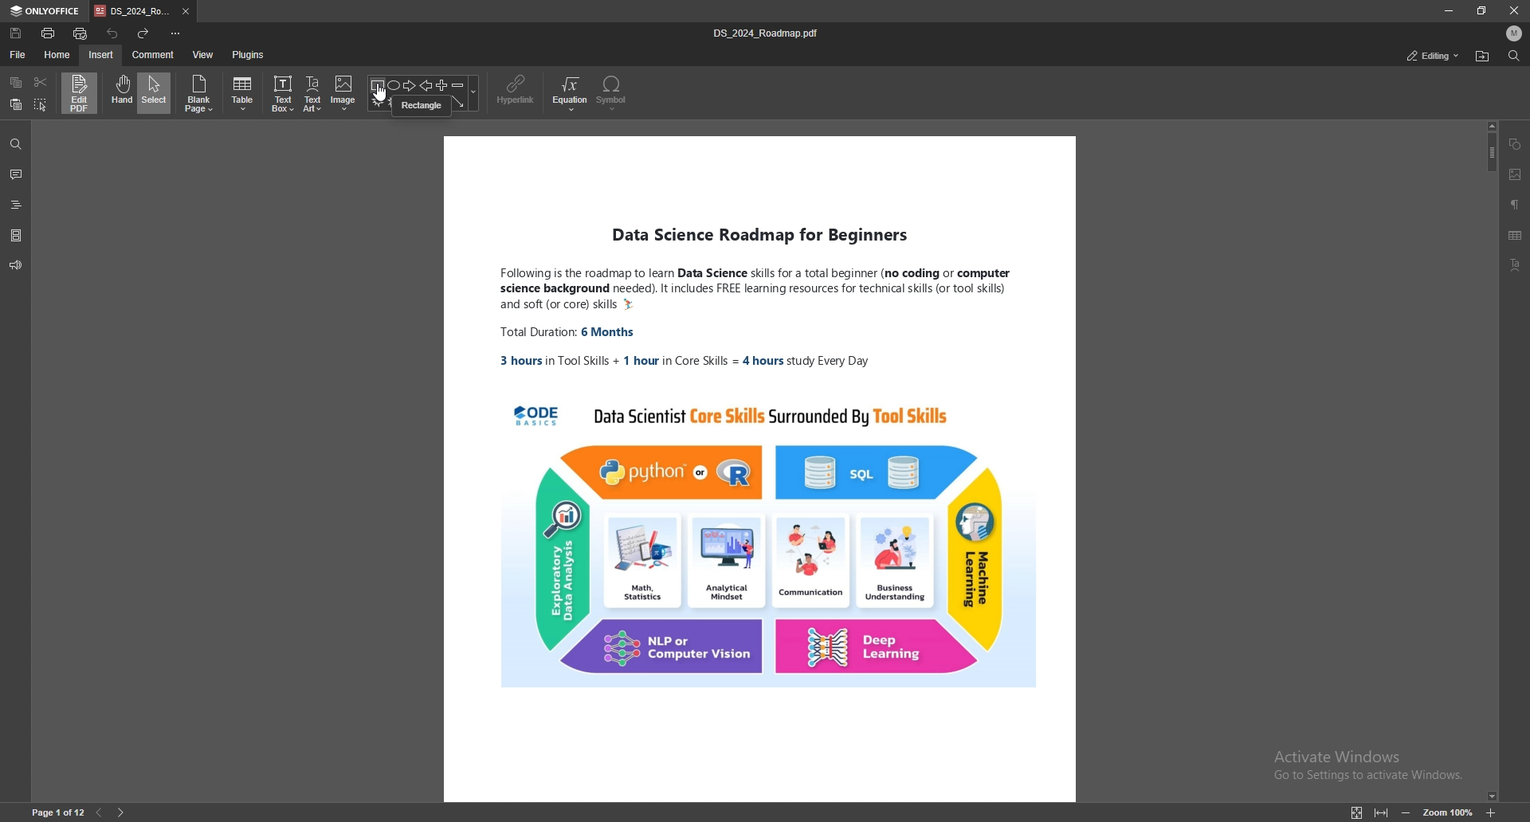  What do you see at coordinates (1489, 460) in the screenshot?
I see `scroll bar` at bounding box center [1489, 460].